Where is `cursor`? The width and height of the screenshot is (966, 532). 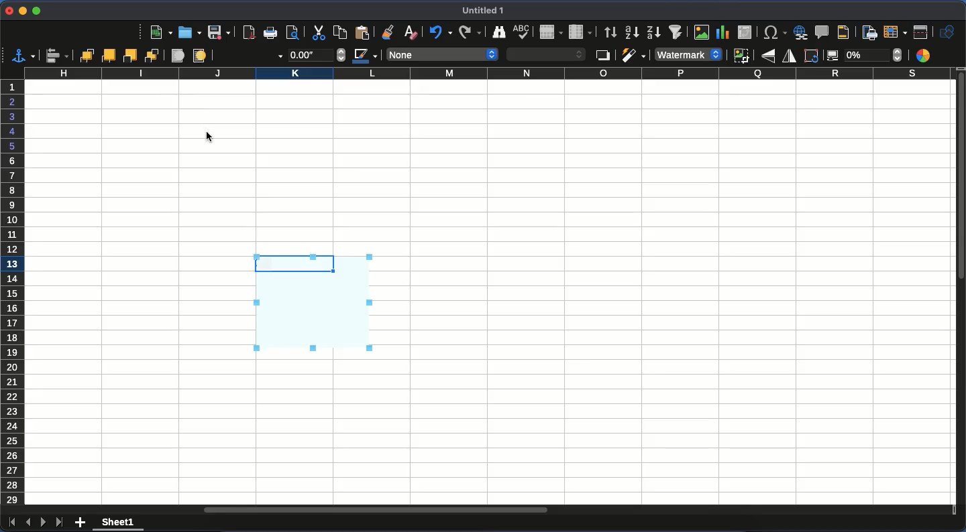 cursor is located at coordinates (212, 139).